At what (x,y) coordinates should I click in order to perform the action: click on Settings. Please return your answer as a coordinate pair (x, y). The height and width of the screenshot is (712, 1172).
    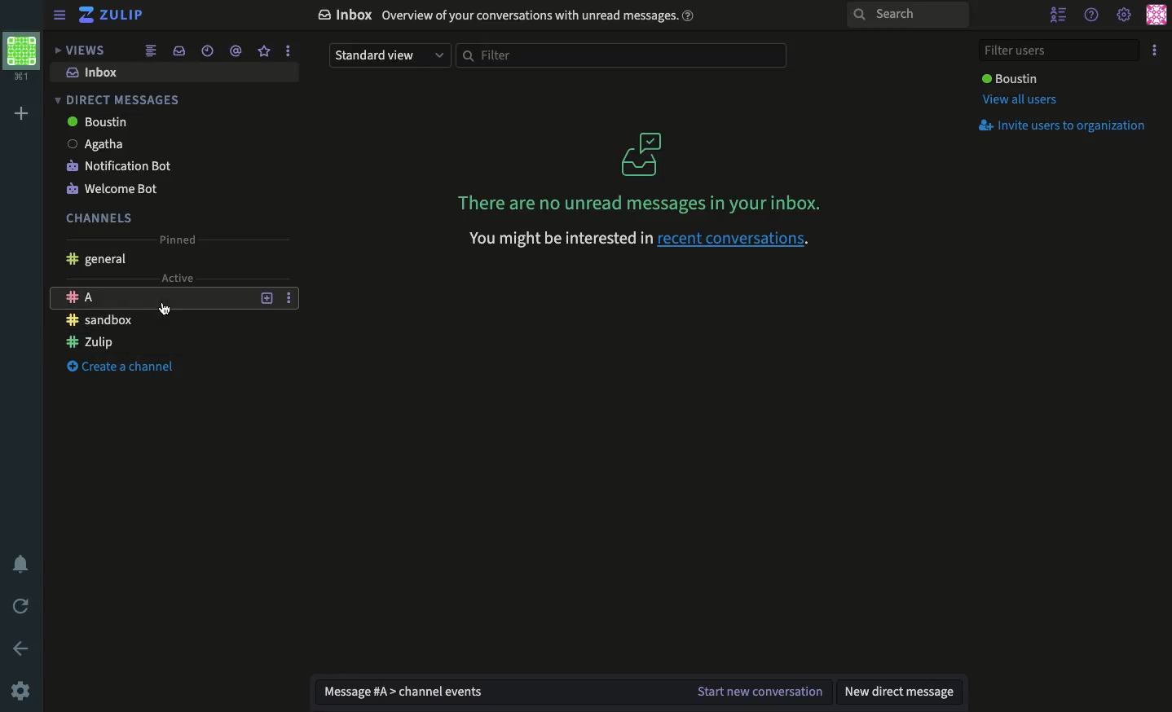
    Looking at the image, I should click on (1125, 13).